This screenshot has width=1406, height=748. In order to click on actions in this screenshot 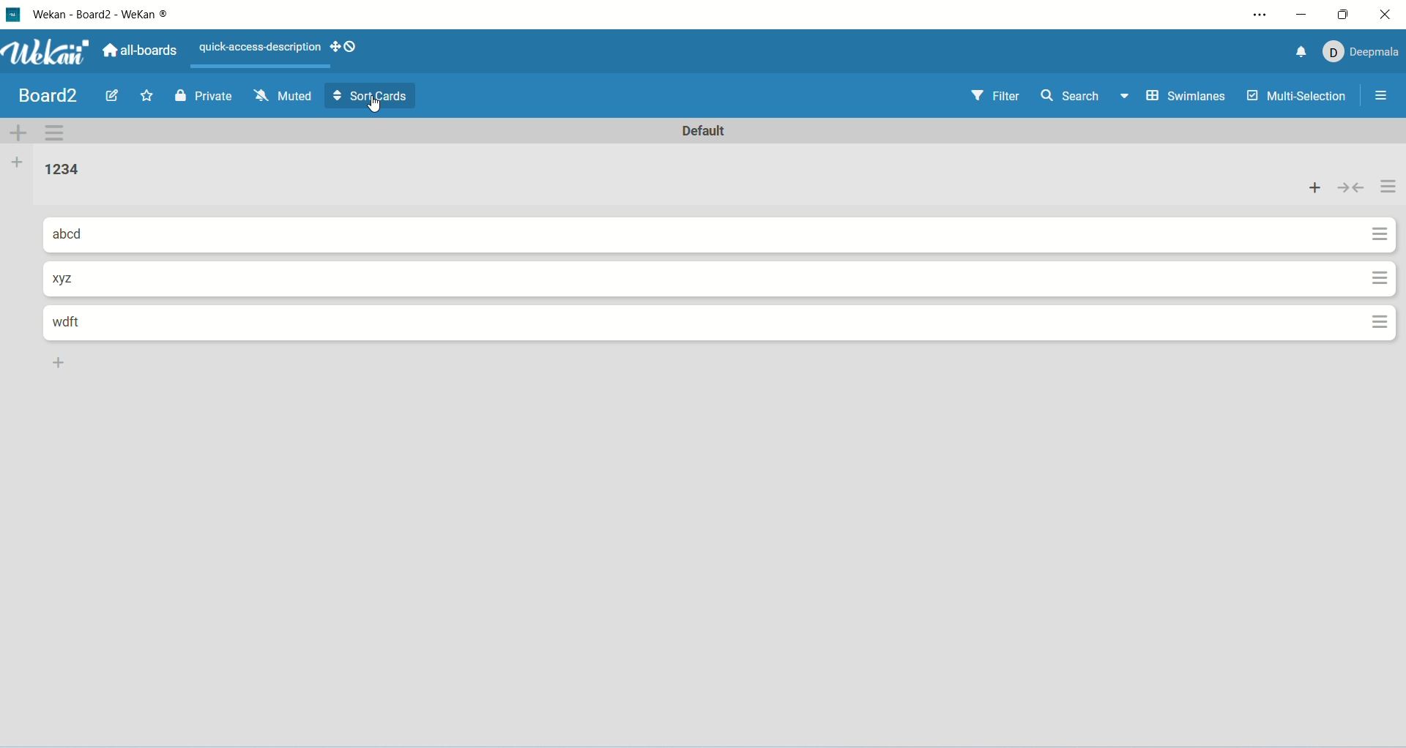, I will do `click(1385, 253)`.